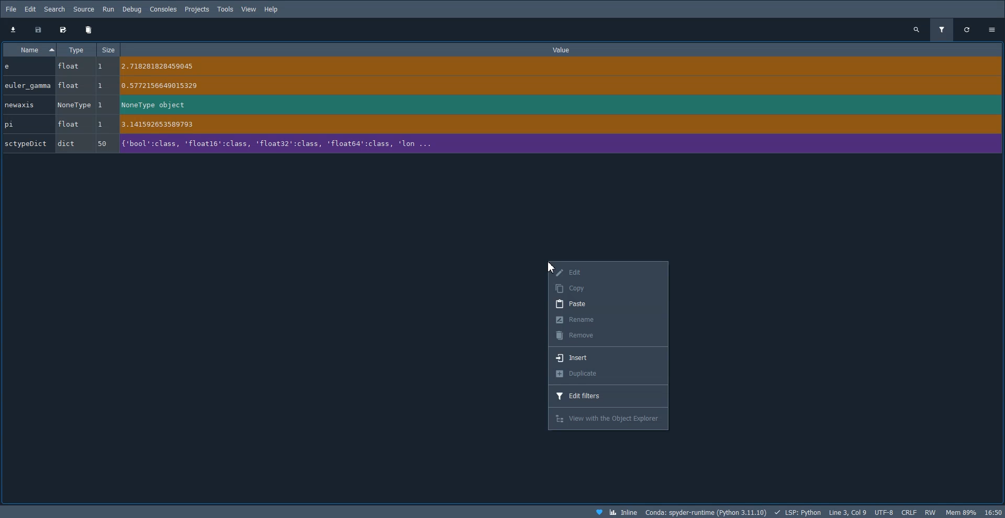 The width and height of the screenshot is (1005, 518). Describe the element at coordinates (549, 267) in the screenshot. I see `Cursor ` at that location.